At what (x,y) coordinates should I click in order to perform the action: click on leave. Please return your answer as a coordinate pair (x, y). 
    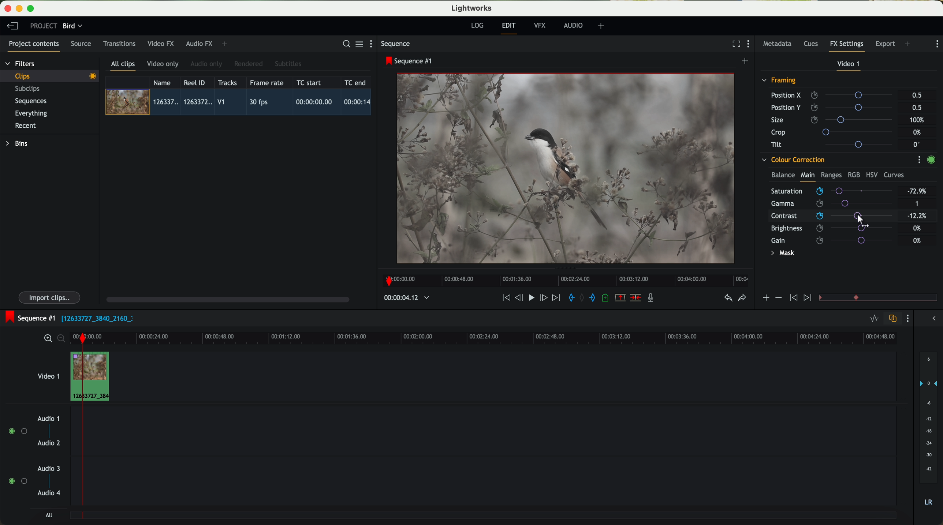
    Looking at the image, I should click on (12, 26).